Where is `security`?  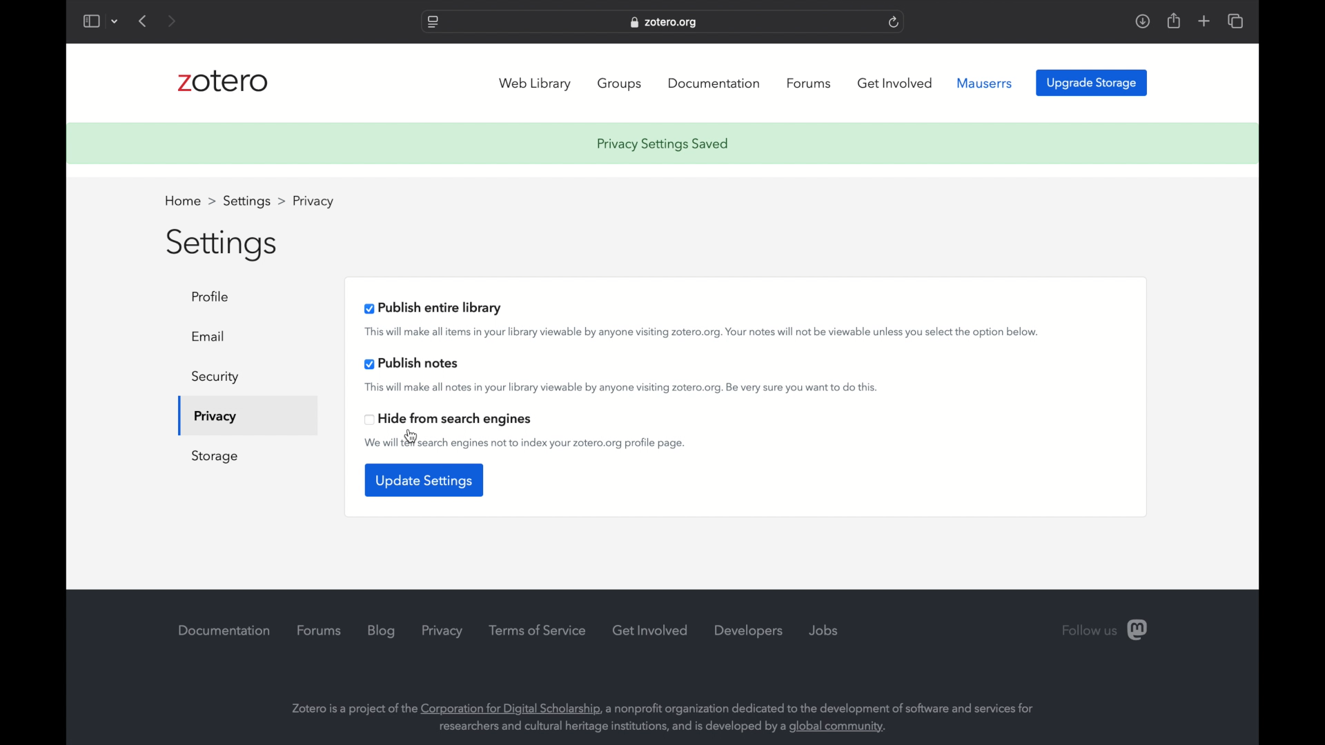 security is located at coordinates (210, 379).